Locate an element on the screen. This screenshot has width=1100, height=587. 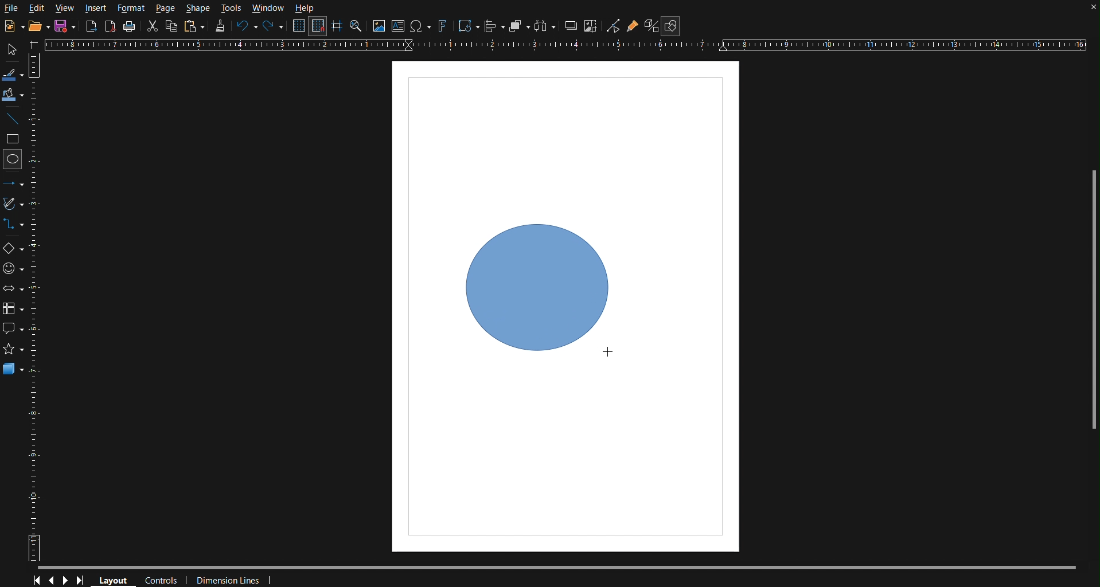
Circle 1 (Dragged) is located at coordinates (540, 290).